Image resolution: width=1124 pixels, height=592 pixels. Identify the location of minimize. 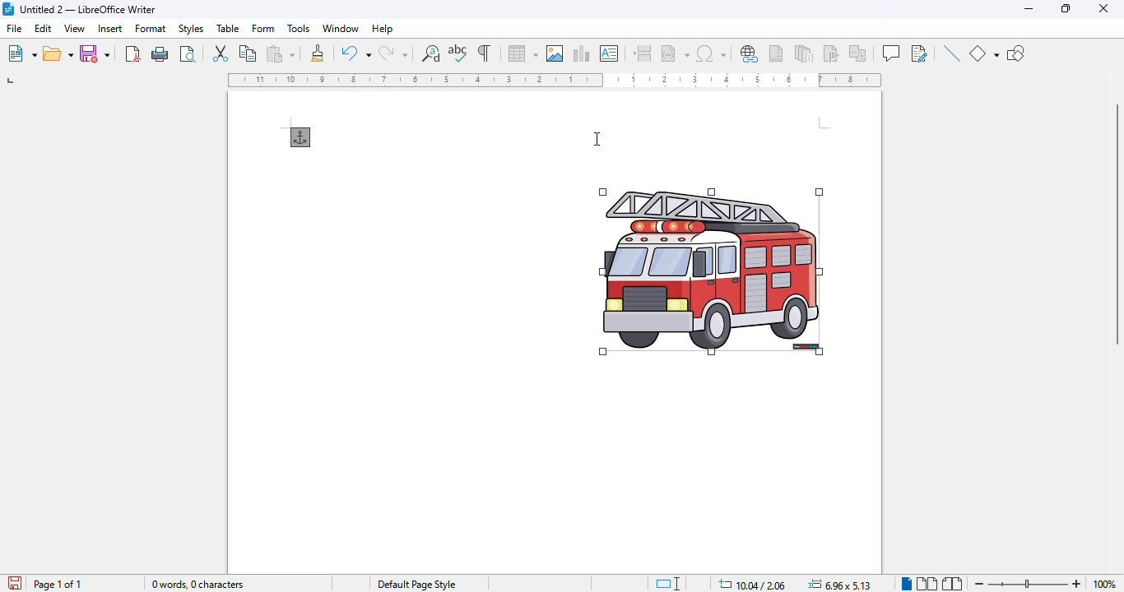
(1029, 8).